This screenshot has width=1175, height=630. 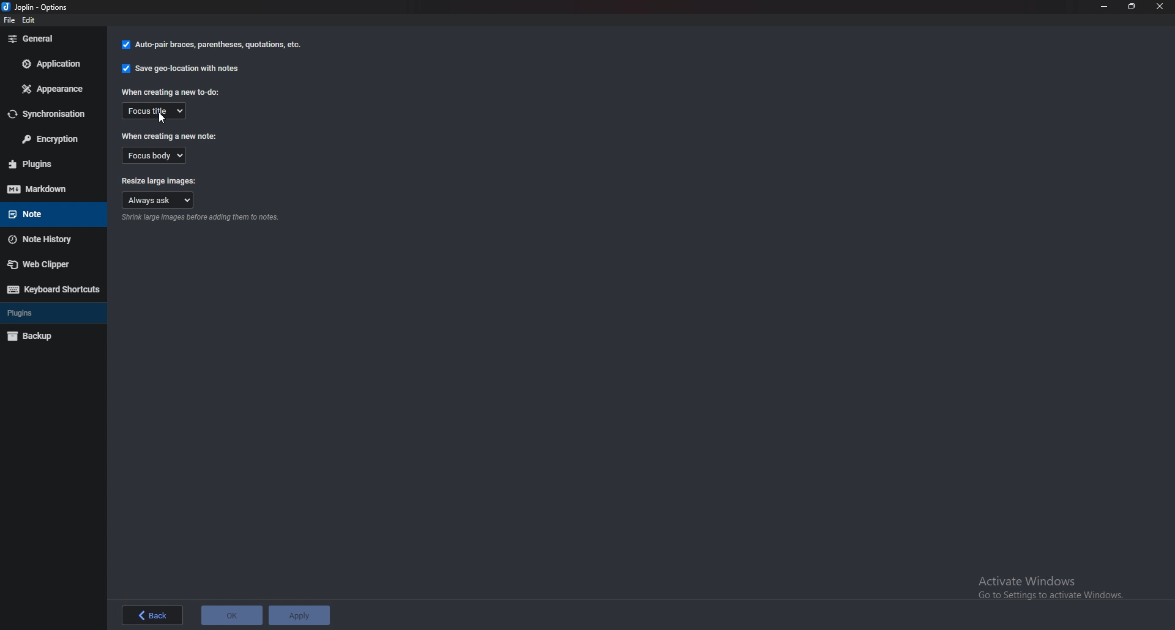 I want to click on Synchronization, so click(x=51, y=114).